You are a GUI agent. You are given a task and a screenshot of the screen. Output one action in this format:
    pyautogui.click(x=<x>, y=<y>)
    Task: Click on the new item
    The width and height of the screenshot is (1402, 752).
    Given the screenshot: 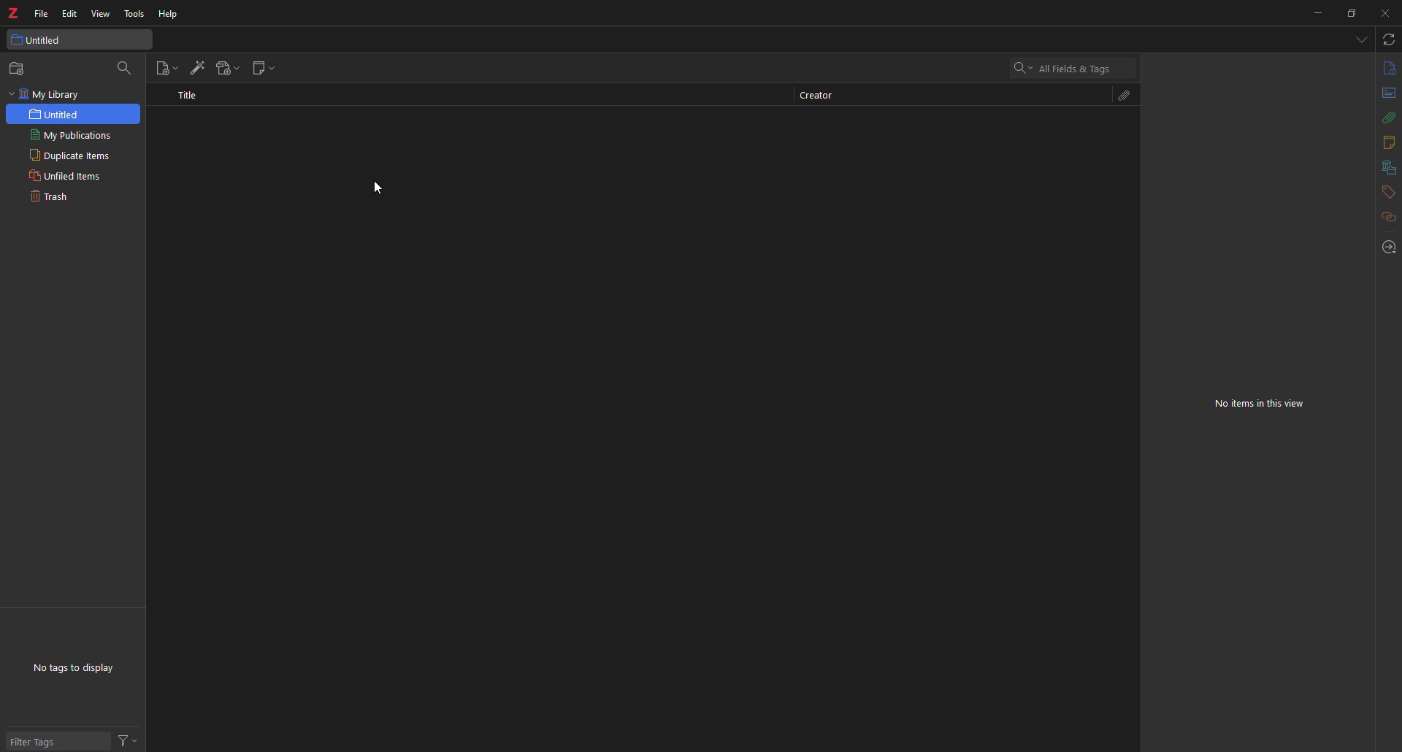 What is the action you would take?
    pyautogui.click(x=164, y=69)
    